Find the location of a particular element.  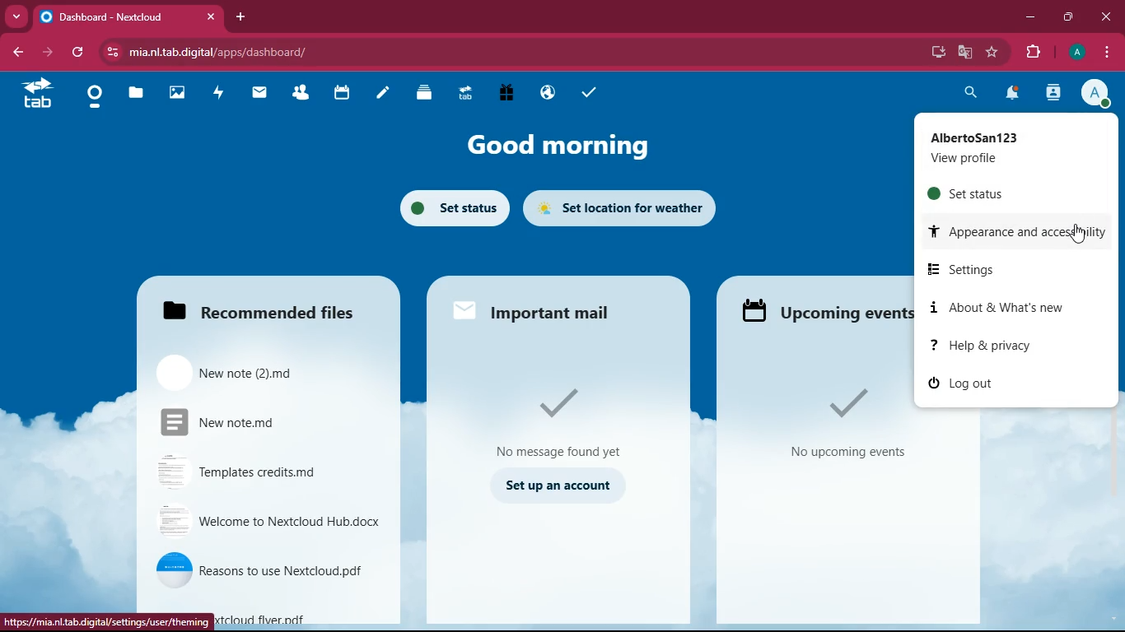

url is located at coordinates (299, 50).